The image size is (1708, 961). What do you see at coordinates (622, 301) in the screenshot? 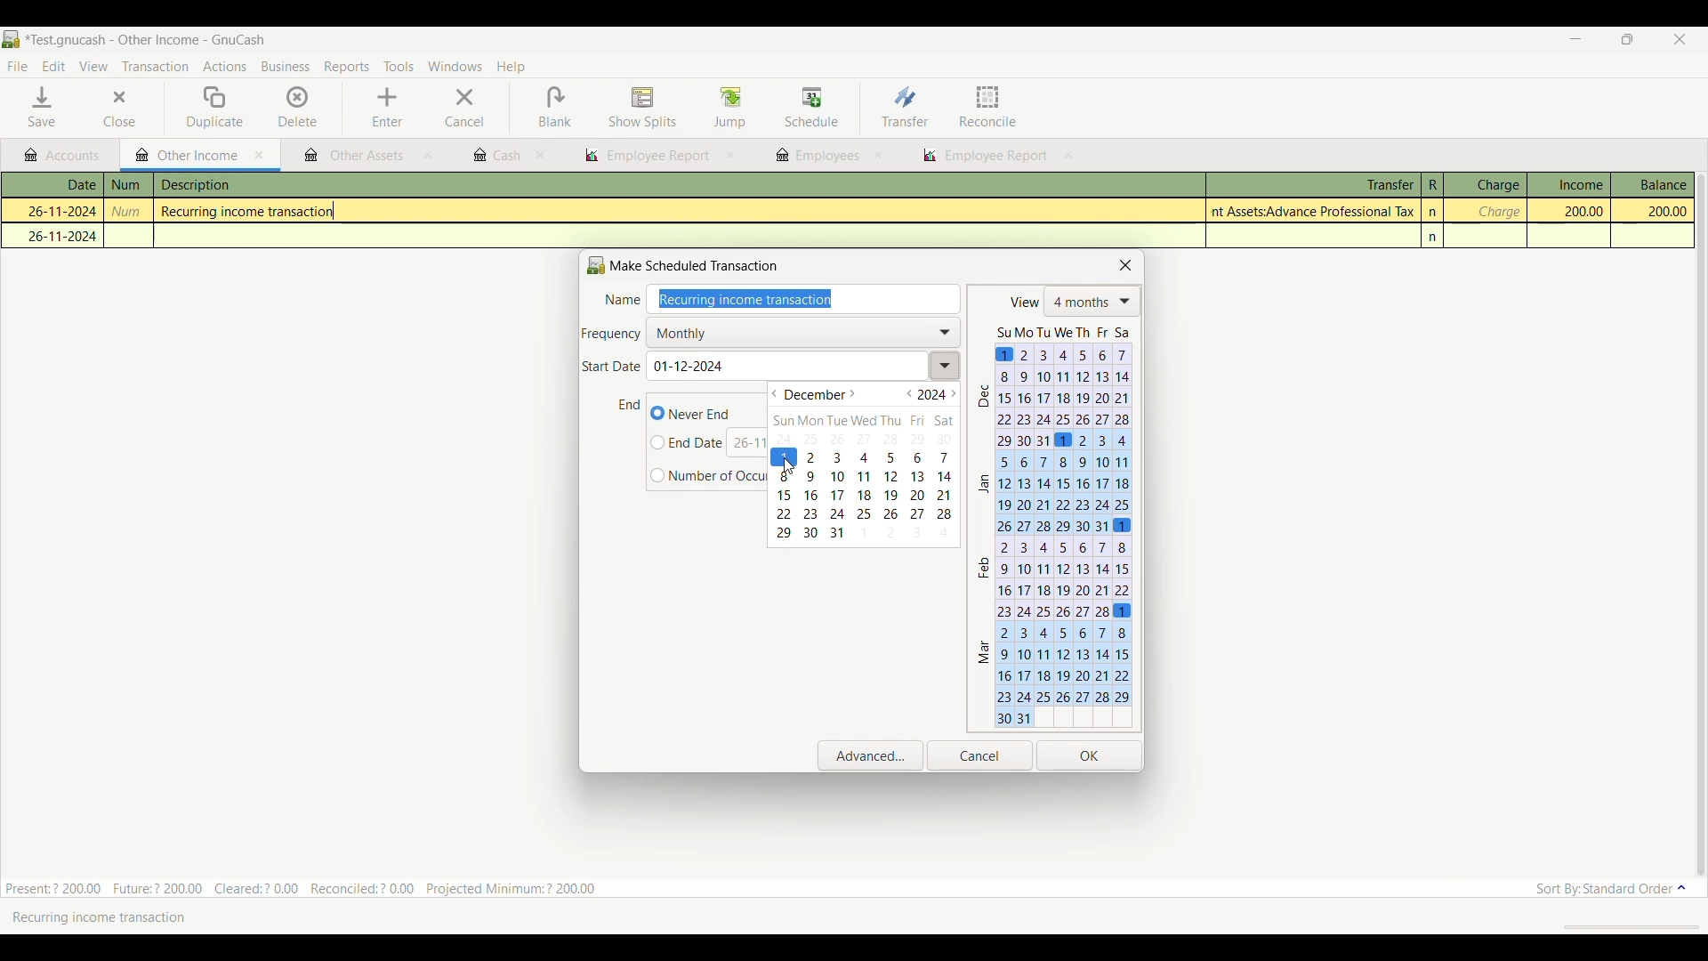
I see `Name` at bounding box center [622, 301].